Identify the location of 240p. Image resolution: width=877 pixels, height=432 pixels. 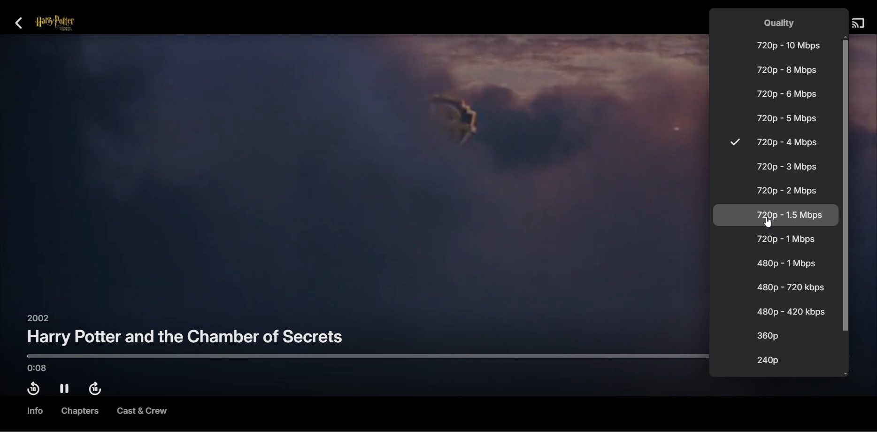
(767, 360).